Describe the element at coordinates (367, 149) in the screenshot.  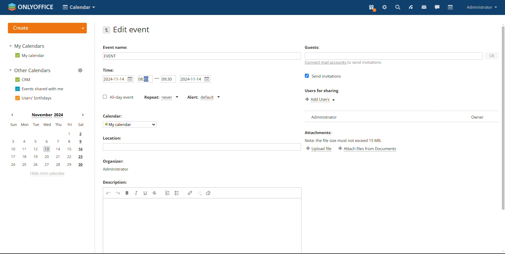
I see `attach file from documents` at that location.